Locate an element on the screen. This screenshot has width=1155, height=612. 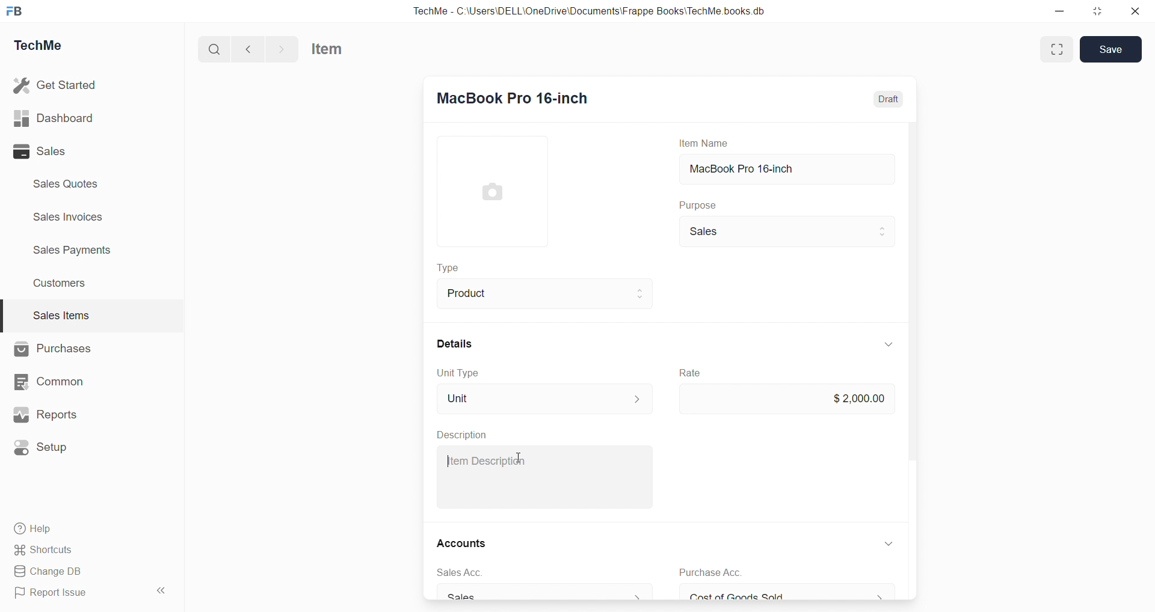
Unit Type is located at coordinates (458, 374).